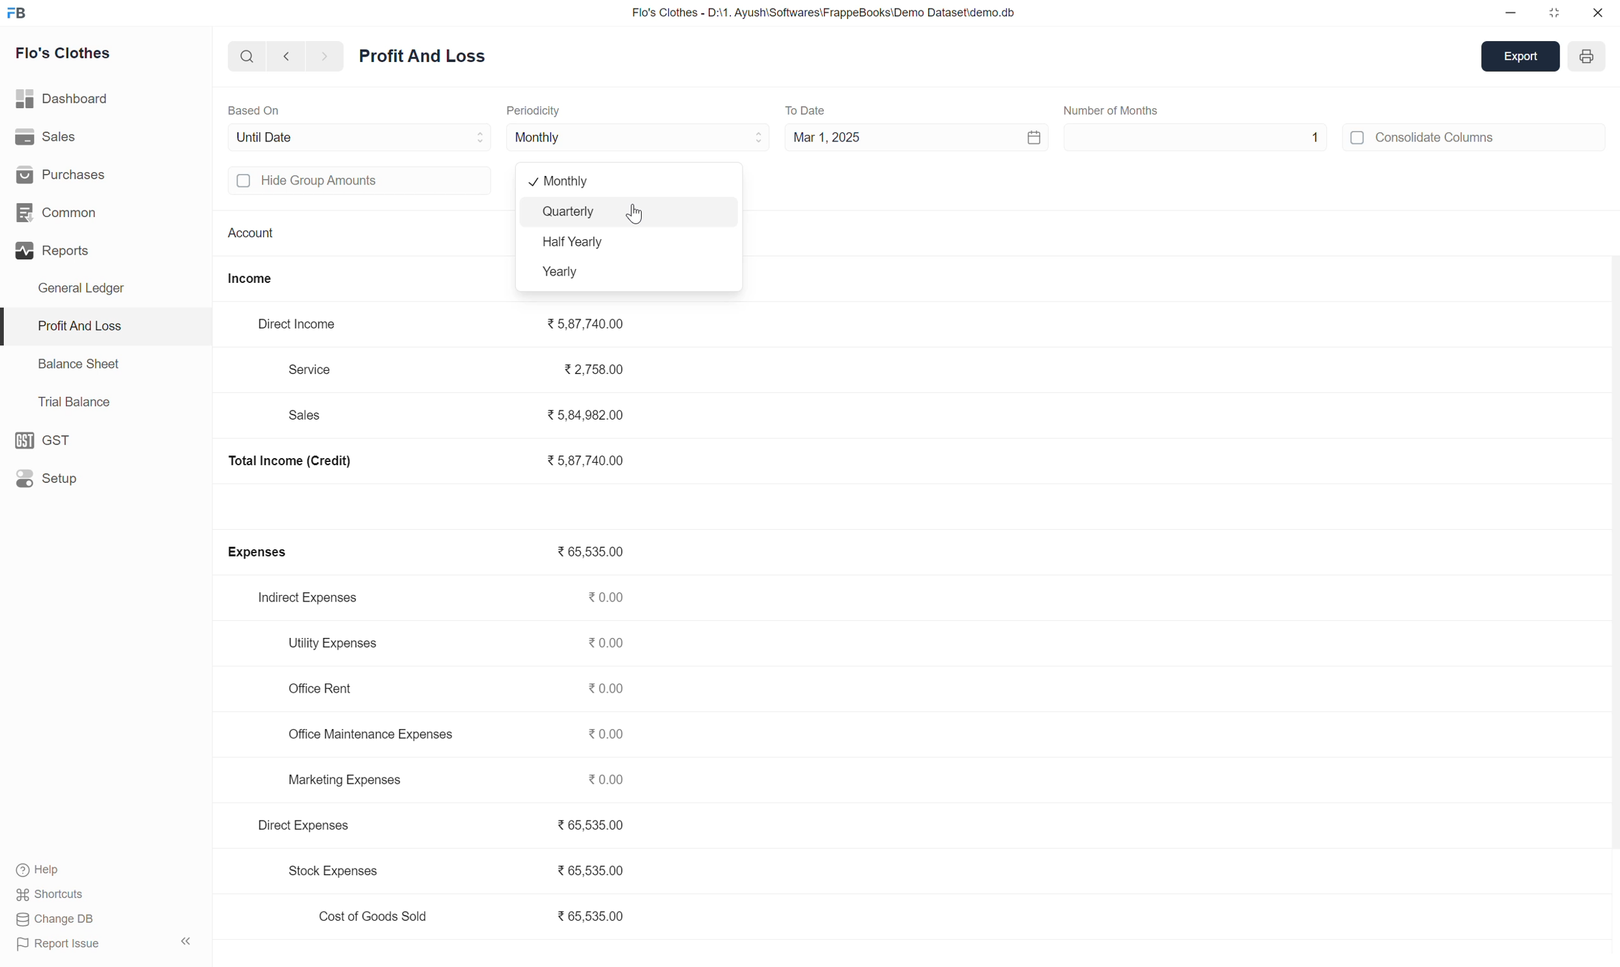  I want to click on Calendar, so click(1017, 137).